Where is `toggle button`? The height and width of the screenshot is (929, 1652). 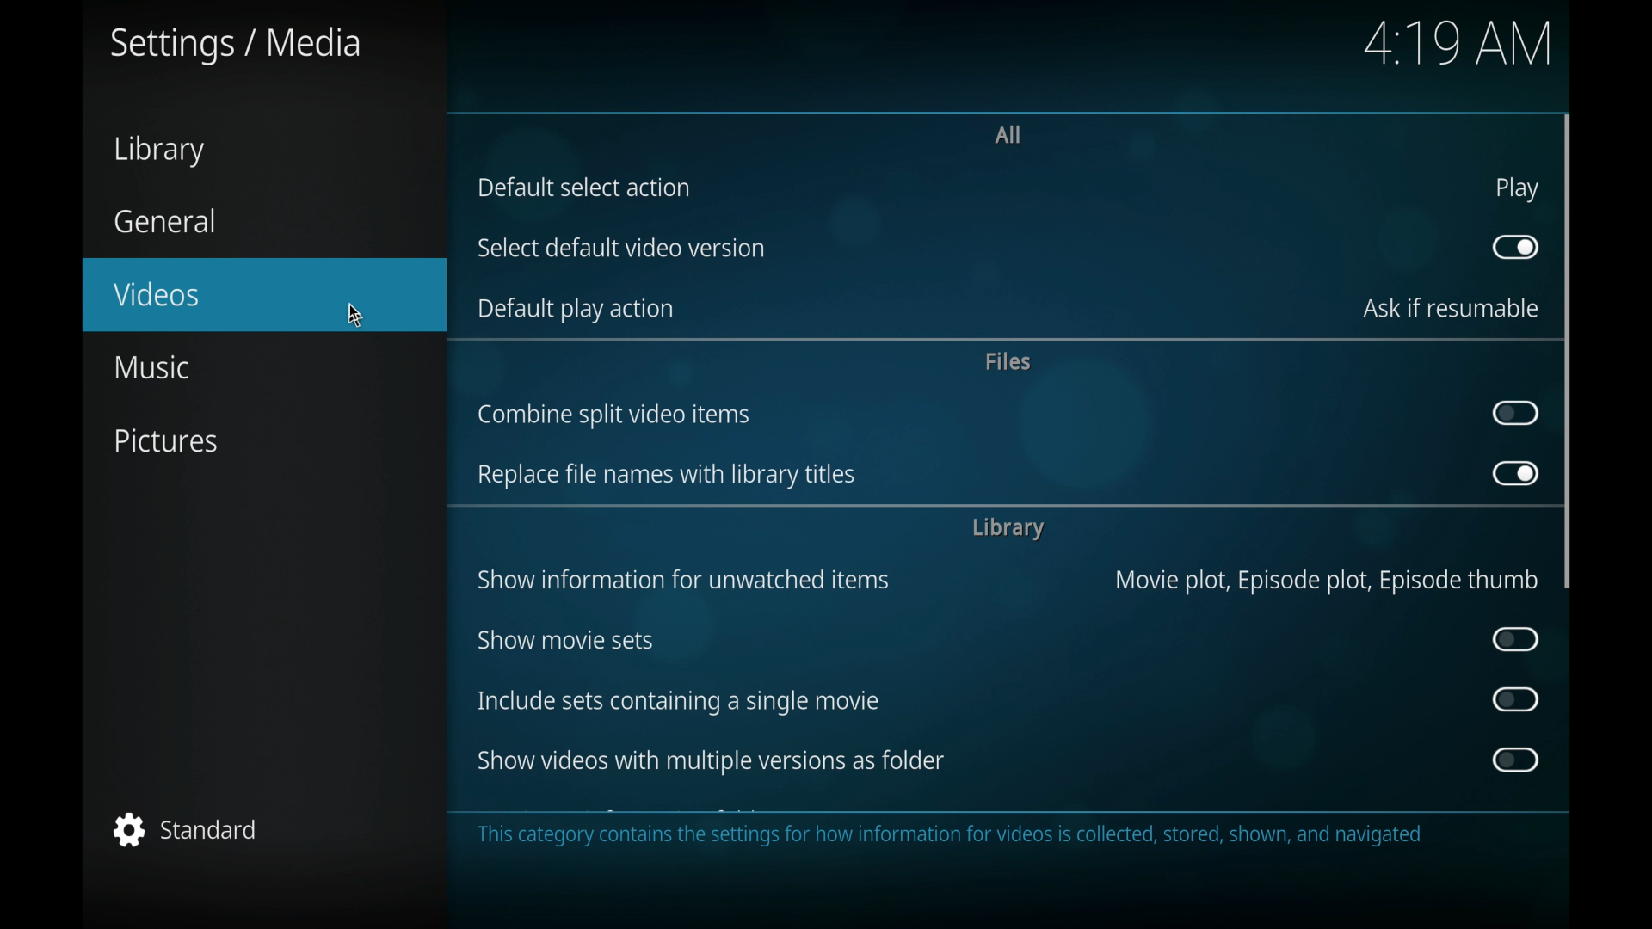
toggle button is located at coordinates (1517, 248).